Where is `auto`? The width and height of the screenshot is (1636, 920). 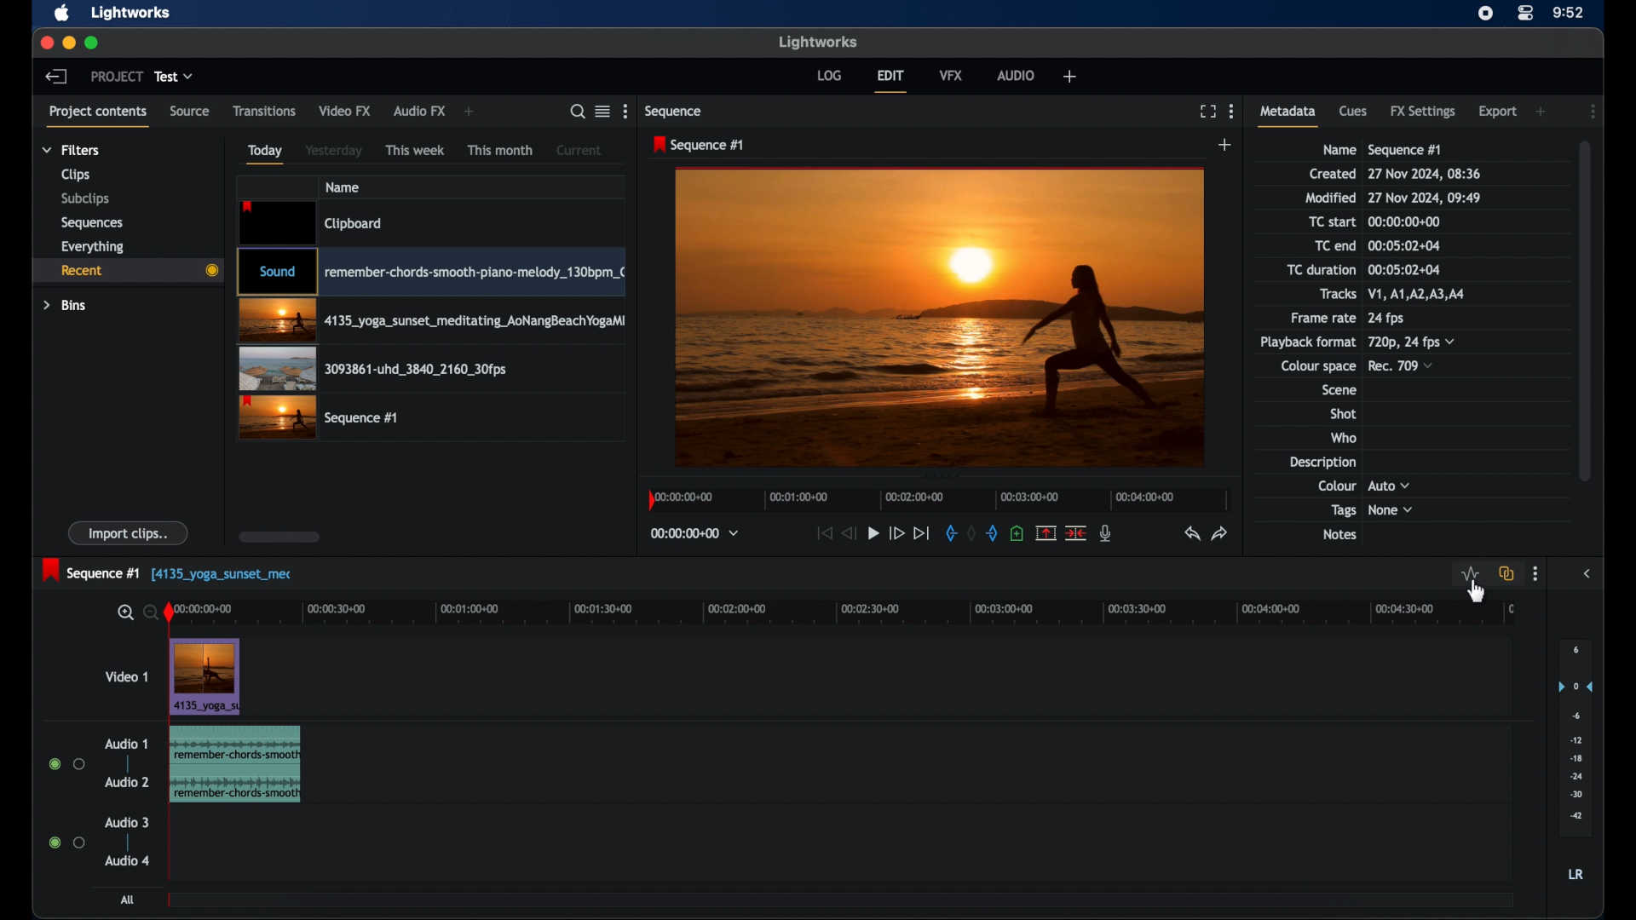 auto is located at coordinates (1390, 485).